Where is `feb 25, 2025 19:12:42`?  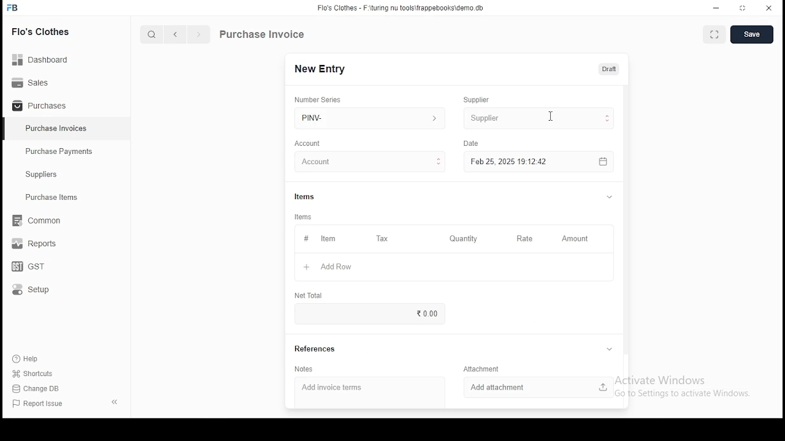
feb 25, 2025 19:12:42 is located at coordinates (538, 162).